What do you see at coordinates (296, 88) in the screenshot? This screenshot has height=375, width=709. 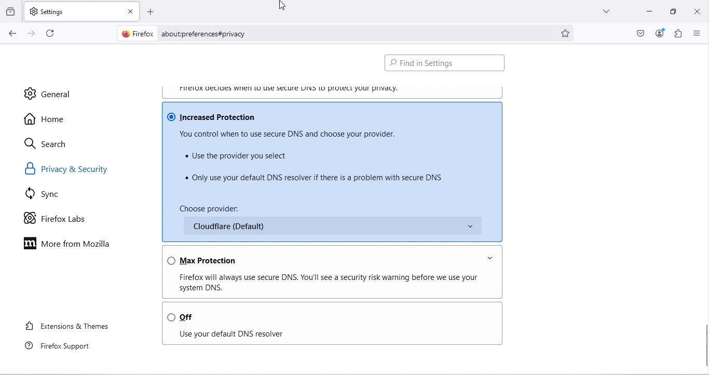 I see `FIEIUX UELIUES WIEN LO USE SECUTE UIND LO PIOLECL Your privacy.` at bounding box center [296, 88].